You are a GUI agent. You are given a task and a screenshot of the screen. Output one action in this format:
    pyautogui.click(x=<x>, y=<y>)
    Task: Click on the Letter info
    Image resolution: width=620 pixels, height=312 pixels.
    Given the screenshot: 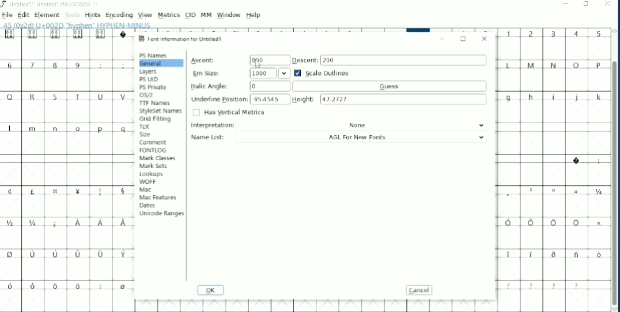 What is the action you would take?
    pyautogui.click(x=81, y=25)
    